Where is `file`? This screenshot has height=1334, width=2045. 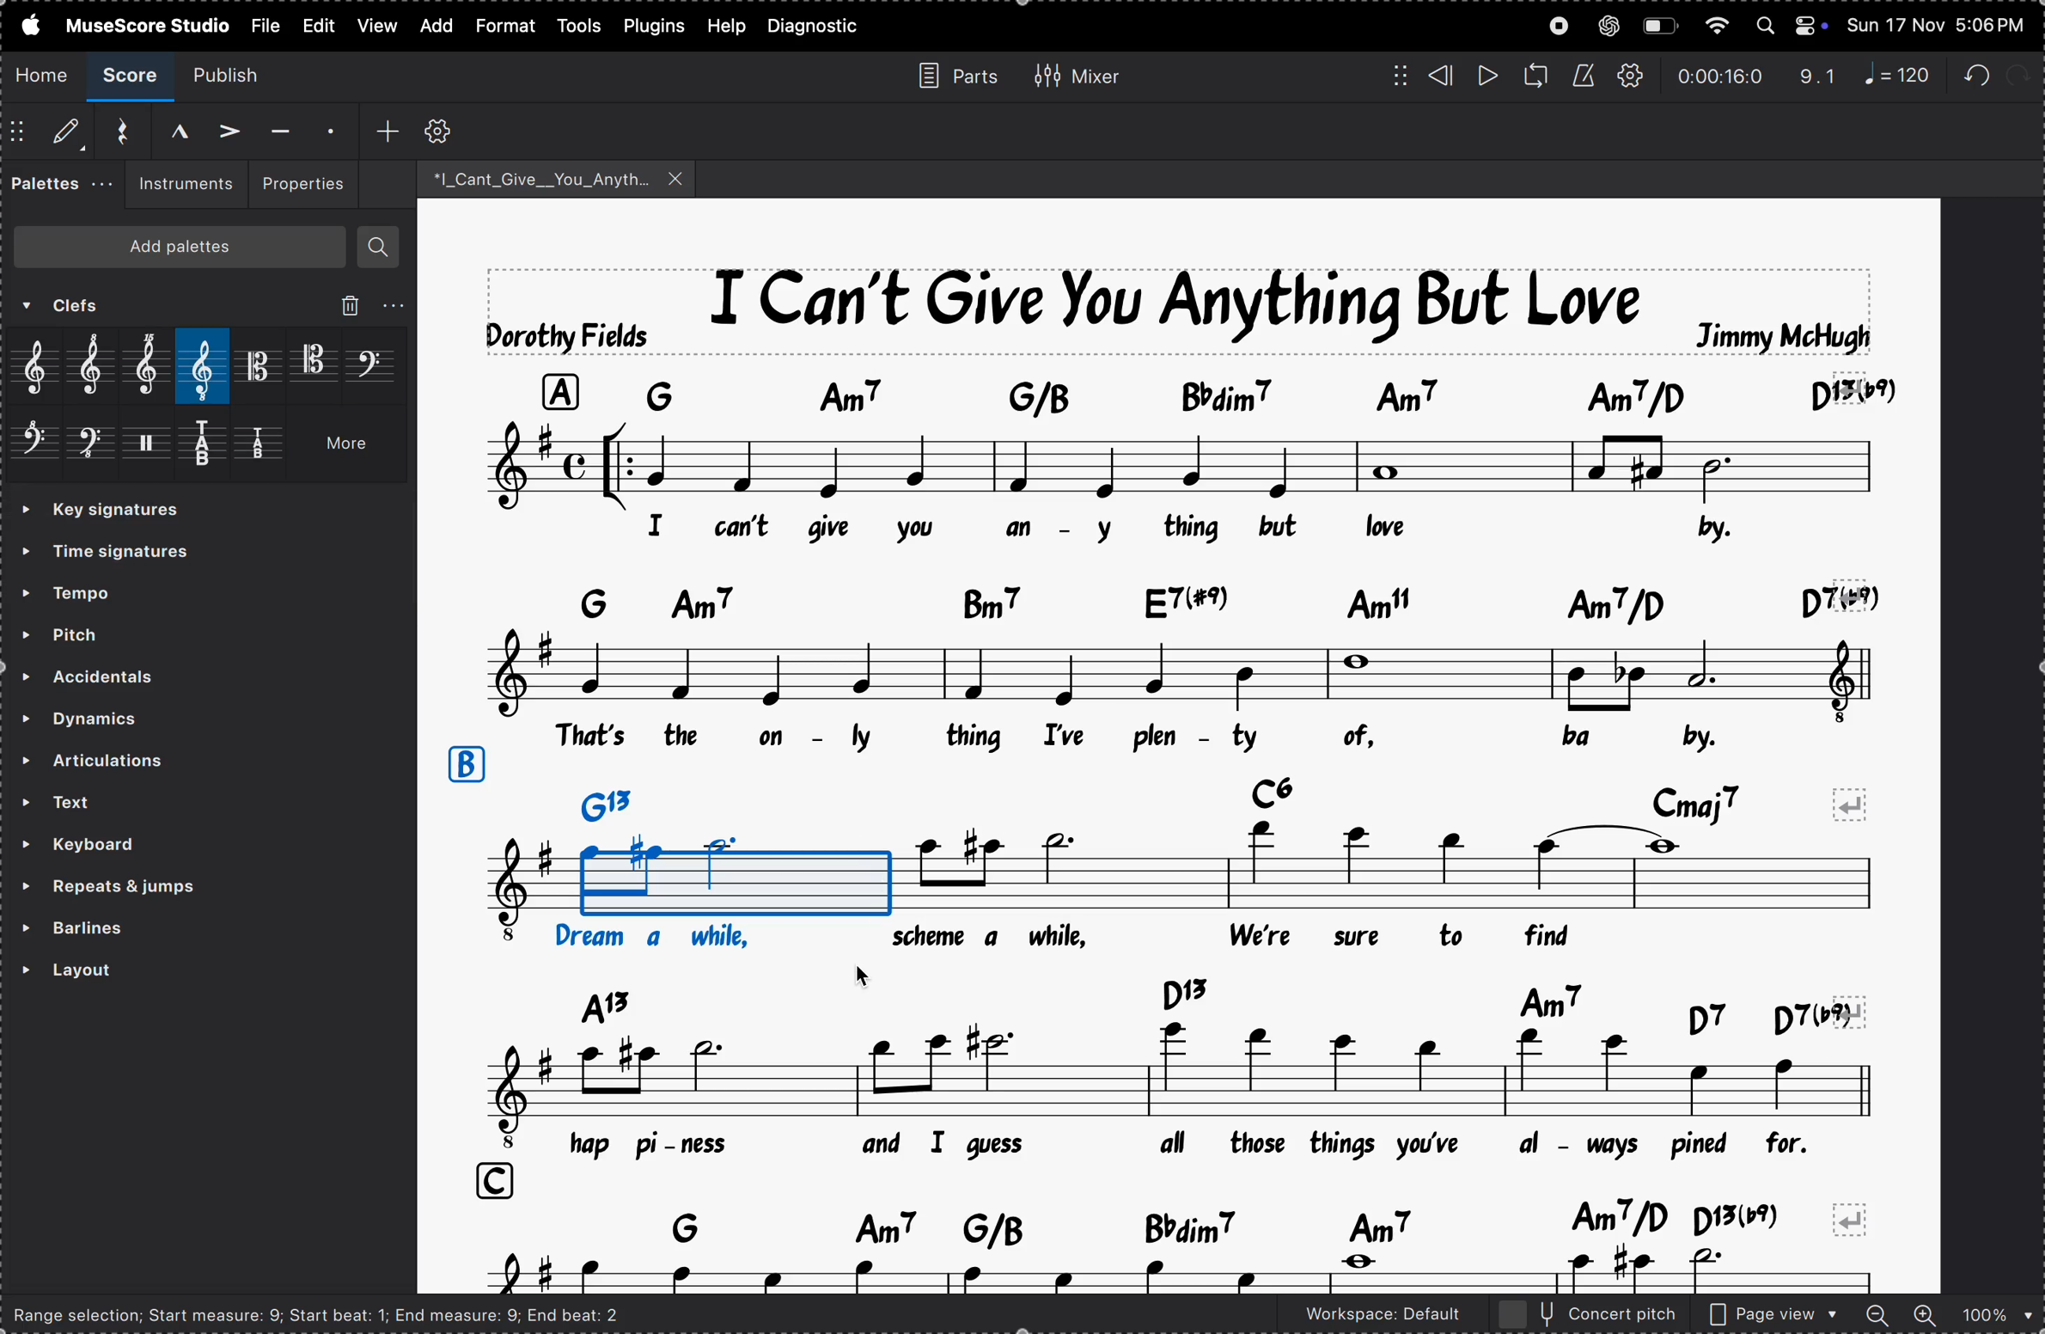
file is located at coordinates (264, 23).